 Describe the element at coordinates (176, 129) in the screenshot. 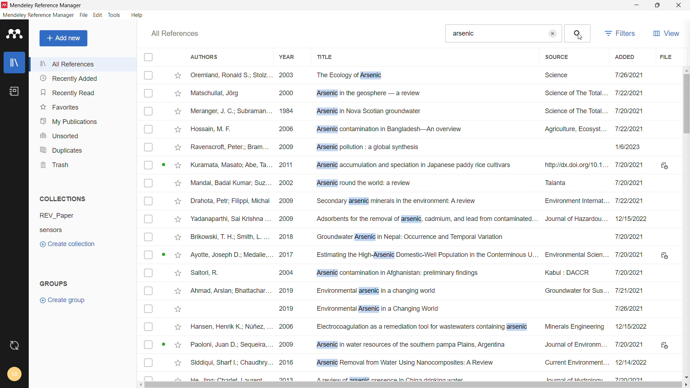

I see `Add to favorites` at that location.